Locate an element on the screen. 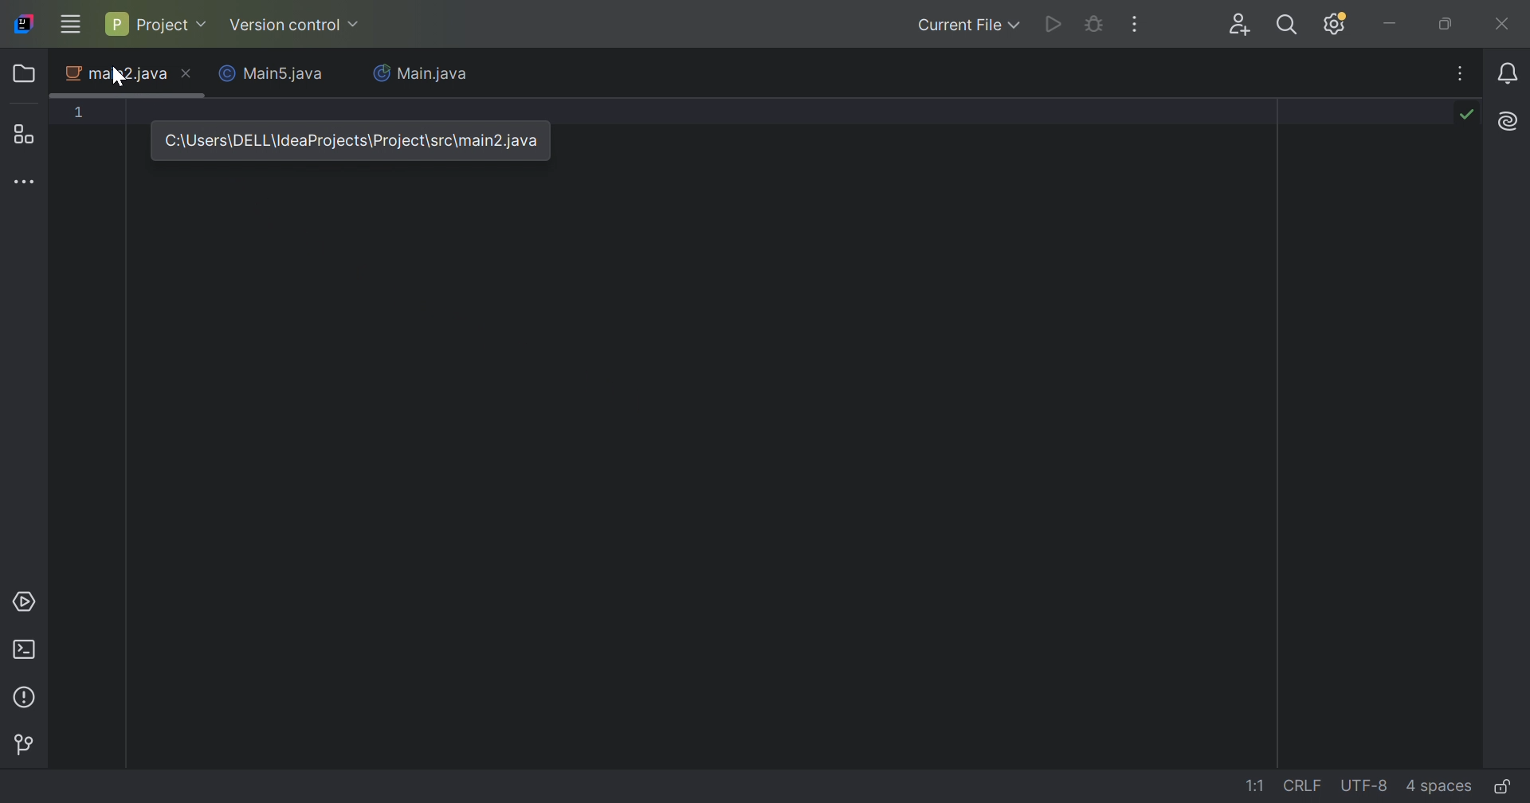 The image size is (1530, 803). line separator: \r\n is located at coordinates (1303, 785).